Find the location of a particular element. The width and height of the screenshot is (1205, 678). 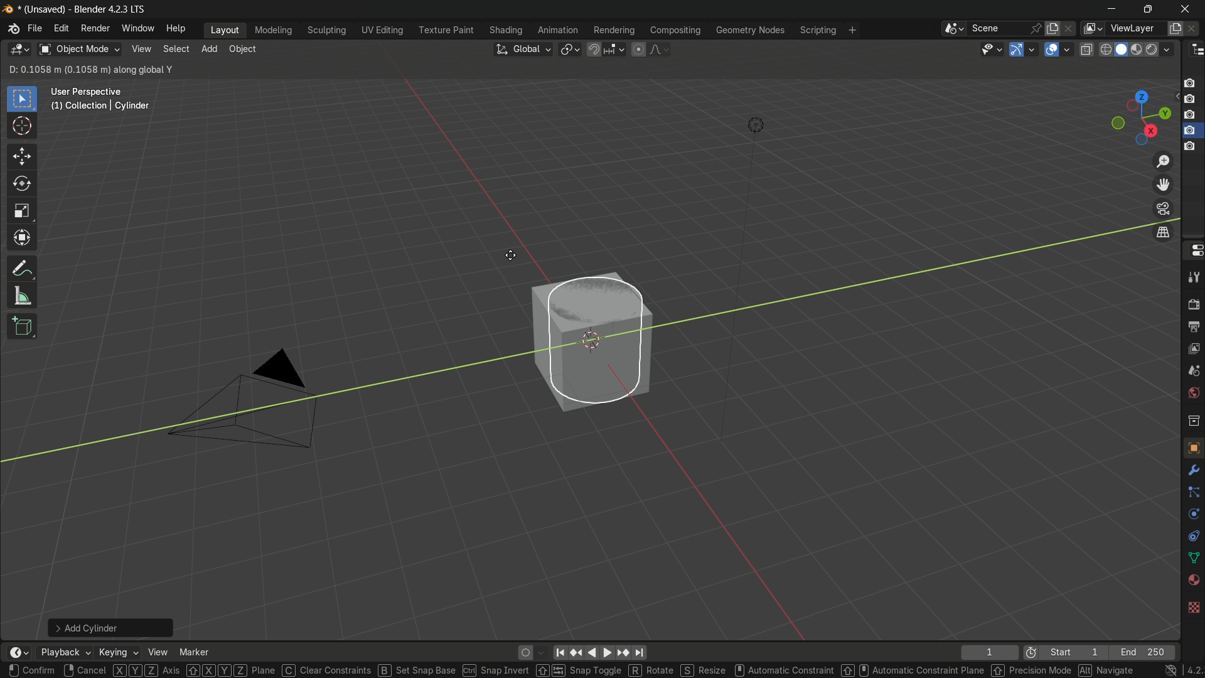

object mode is located at coordinates (78, 49).